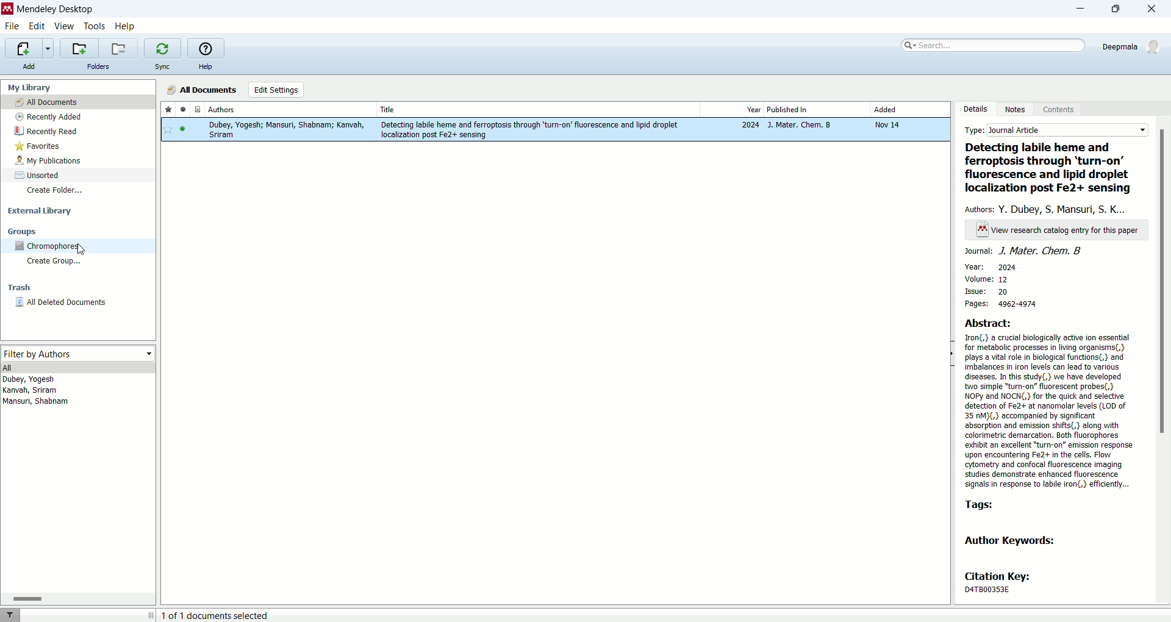  What do you see at coordinates (1050, 403) in the screenshot?
I see `Abstract:

Tron{,} a crucial biologically active ion essential
for metabolic processes in ving organisms{,}
plays a vital role in biological functions(,} and
imbalances in iron levels can lead to various
diseases. In this study, we have developed
two simple “turn-on” fluorescent probes(,}
NOPy and NOCN{,} for the quick and selective
detection of Fe2+ at nanomolar levels (LOD of
35 M)(,} accompanied by significant
‘absorption and emission shits(,} along with
colorimetric demarcation. Both fluorophores
exhibit an excellent “turn-on” emission response
upon encountering Fe2+ in the cells. Flow
cytometry and confocal fluorescence imaging
studies demonstrate enhanced fluorescence
signals in response to labile iron{,} efficiently...` at bounding box center [1050, 403].